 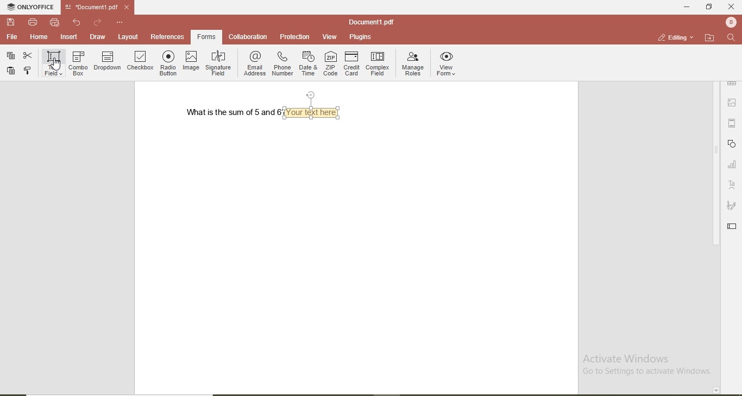 What do you see at coordinates (97, 38) in the screenshot?
I see `draw` at bounding box center [97, 38].